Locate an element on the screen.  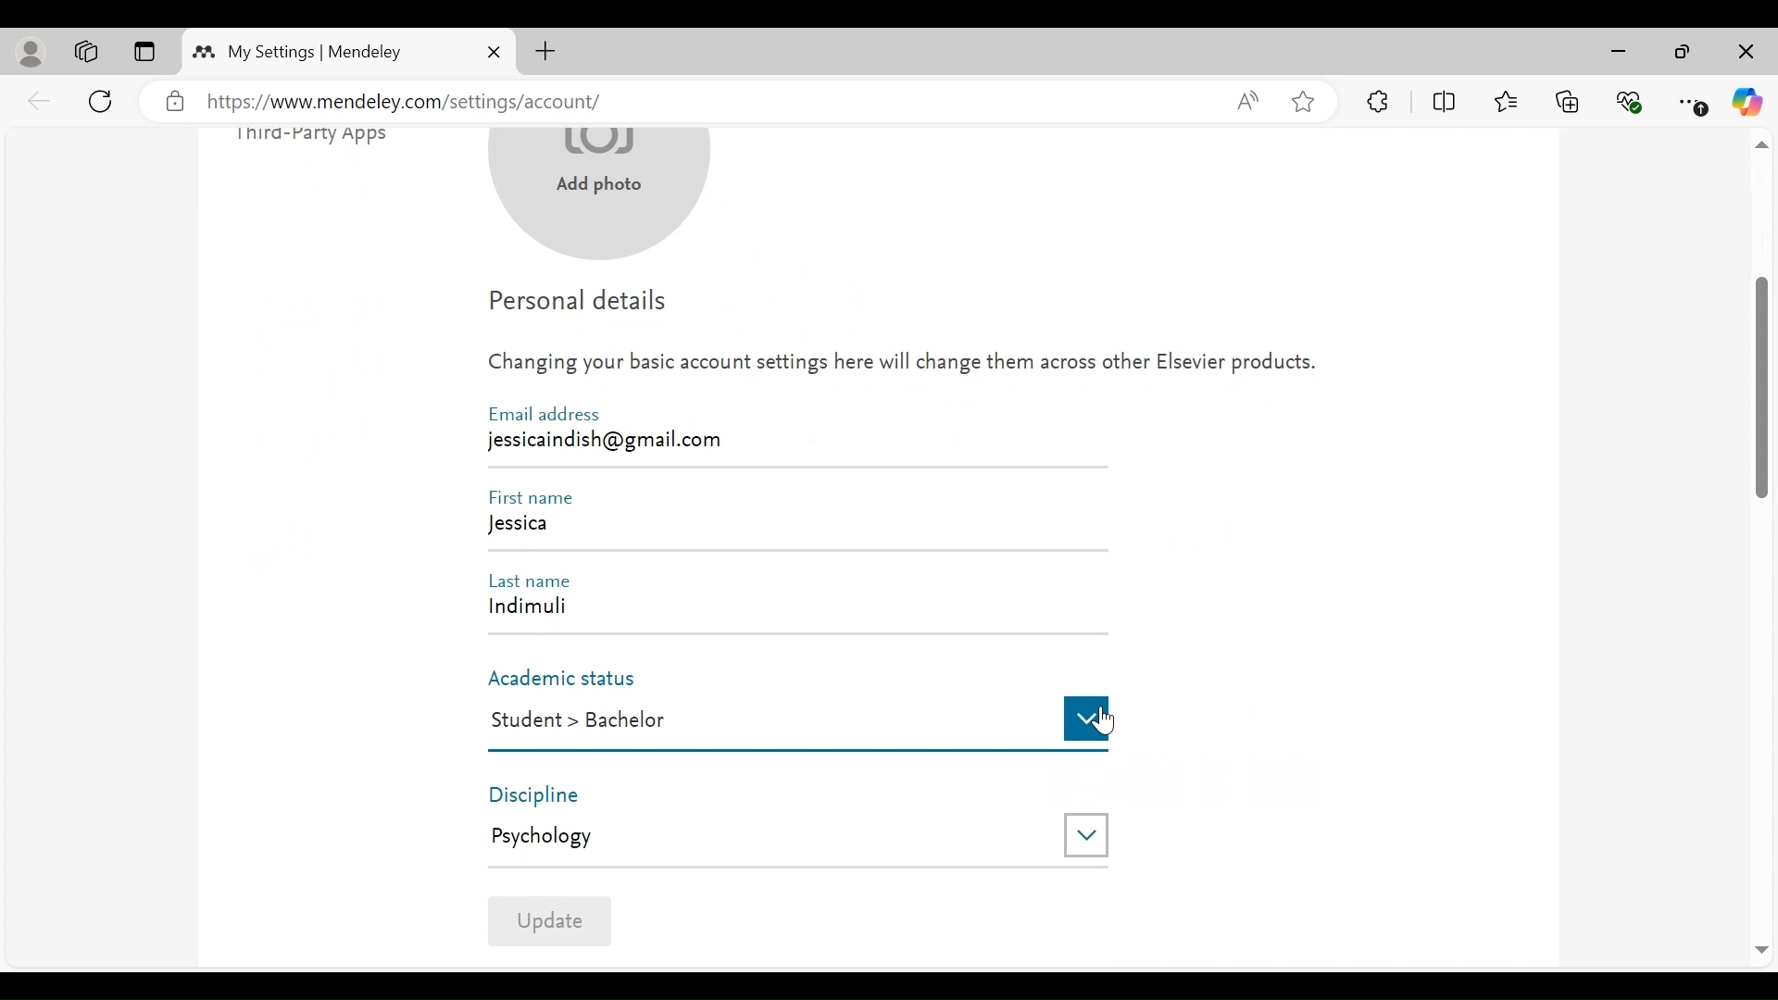
Collections is located at coordinates (1568, 100).